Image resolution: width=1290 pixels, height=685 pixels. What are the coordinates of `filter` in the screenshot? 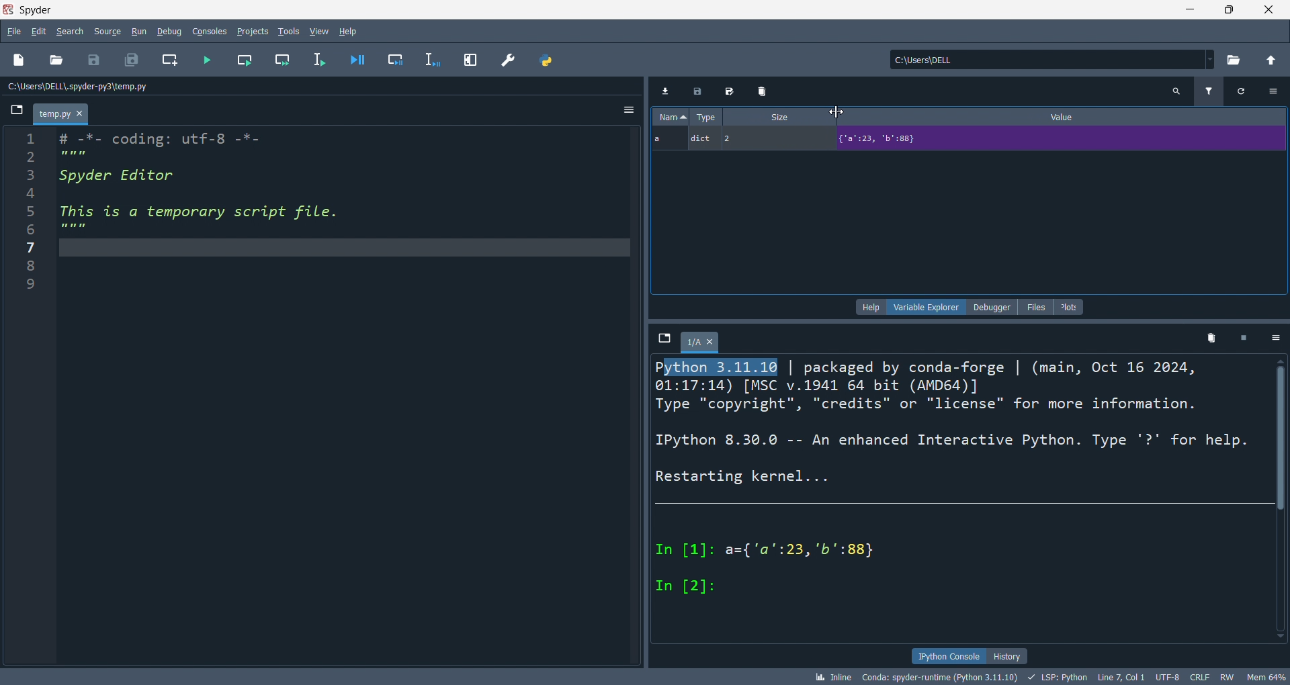 It's located at (1208, 91).